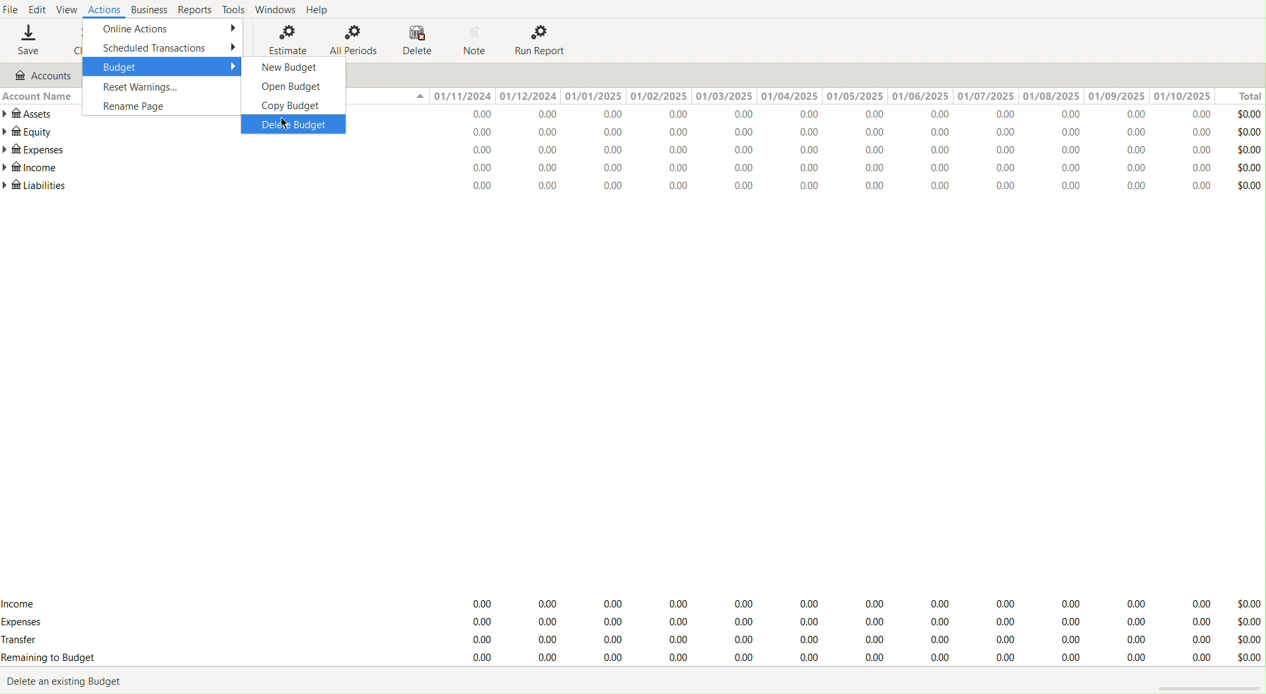 The width and height of the screenshot is (1266, 694). I want to click on Dates, so click(823, 96).